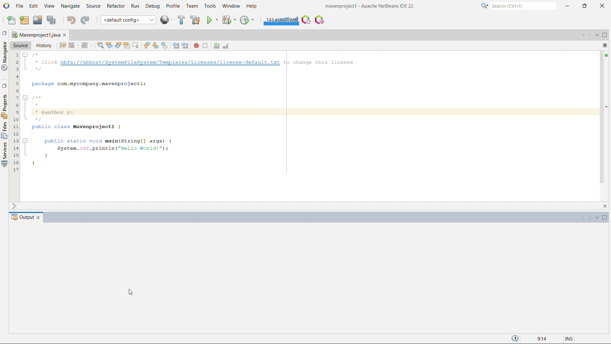  What do you see at coordinates (85, 19) in the screenshot?
I see `redo` at bounding box center [85, 19].